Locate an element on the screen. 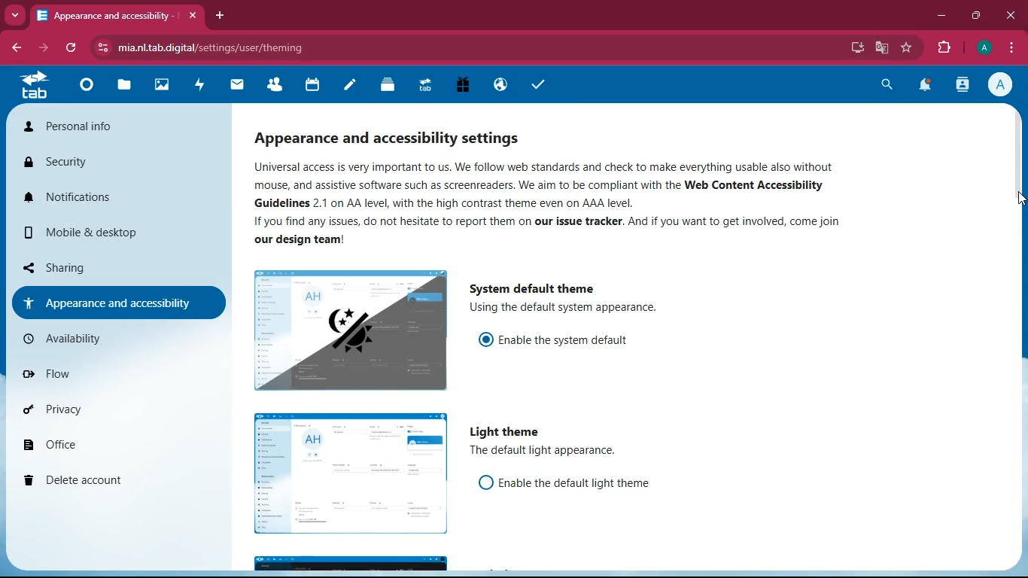  notes is located at coordinates (347, 87).